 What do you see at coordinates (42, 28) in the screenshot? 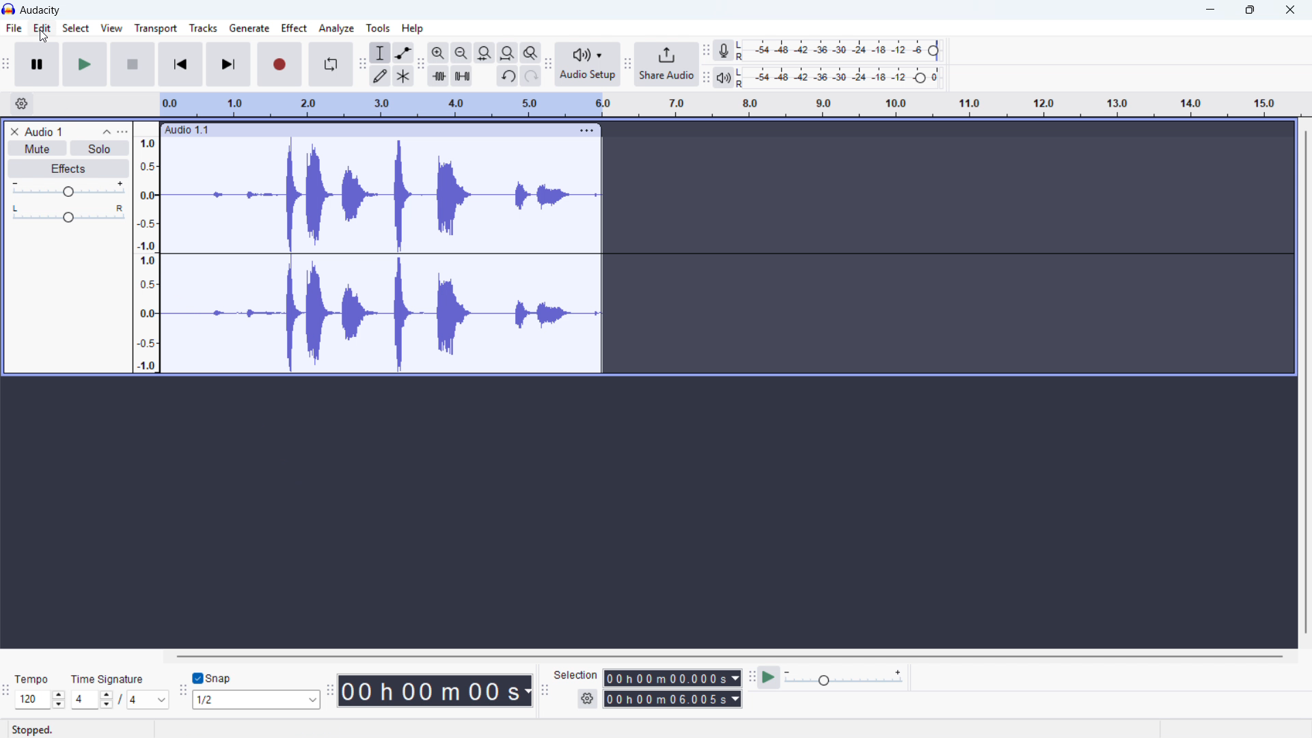
I see `edit` at bounding box center [42, 28].